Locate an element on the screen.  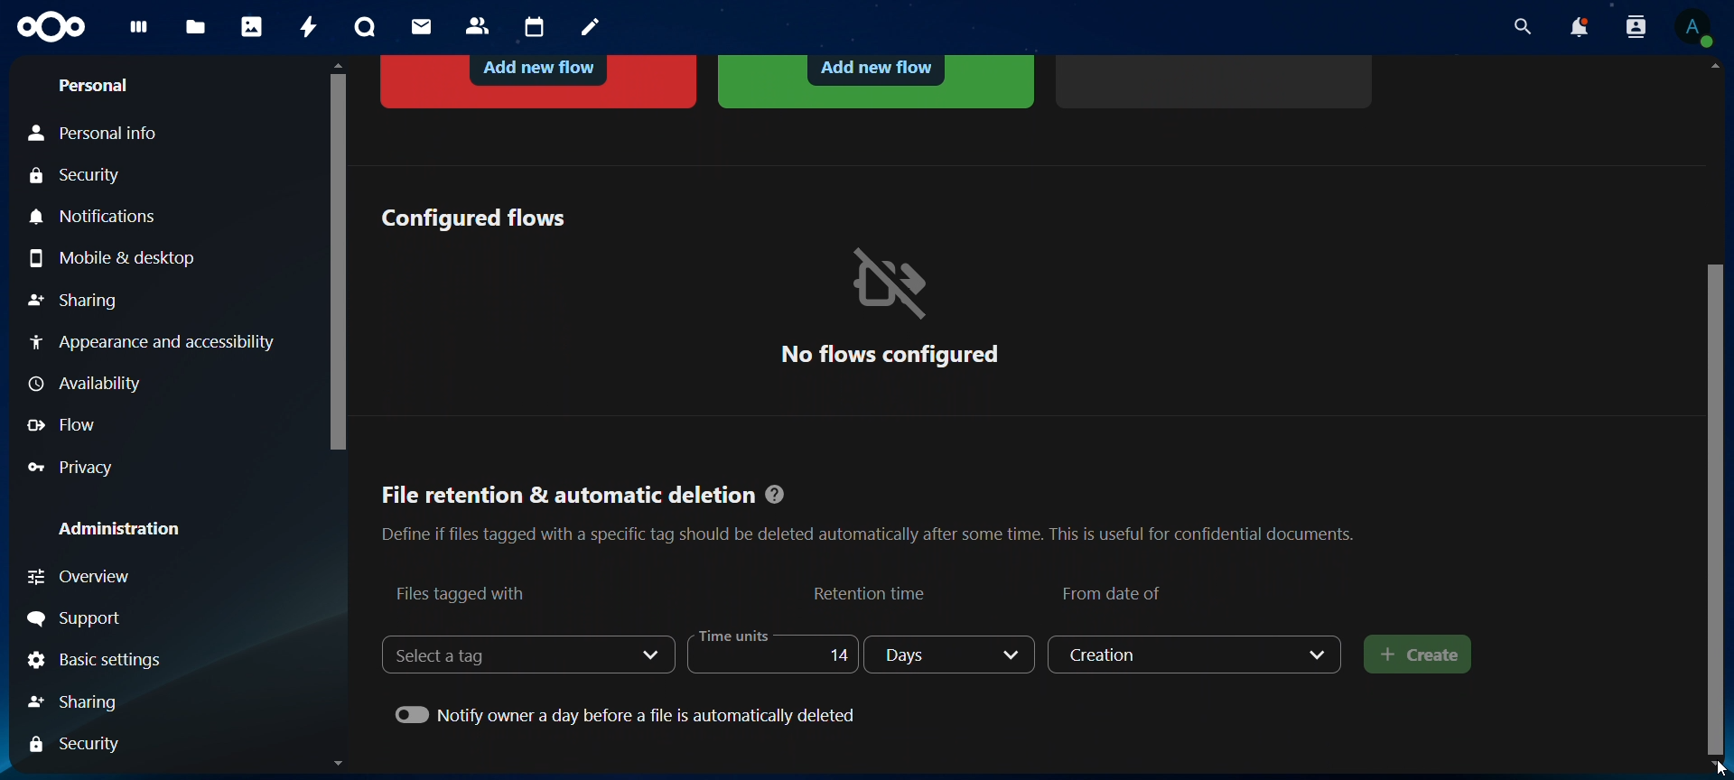
select a tag is located at coordinates (457, 655).